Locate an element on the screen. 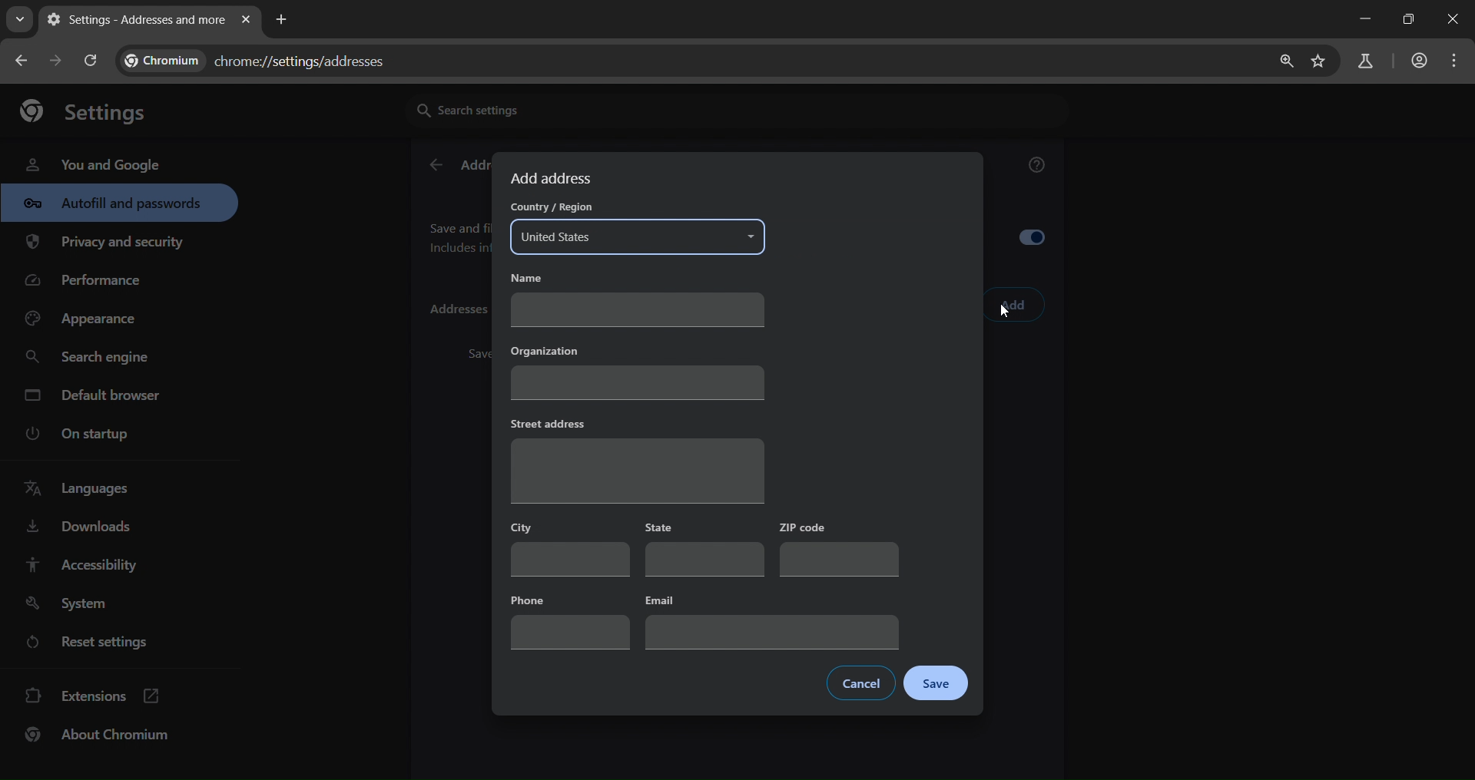  reload is located at coordinates (89, 60).